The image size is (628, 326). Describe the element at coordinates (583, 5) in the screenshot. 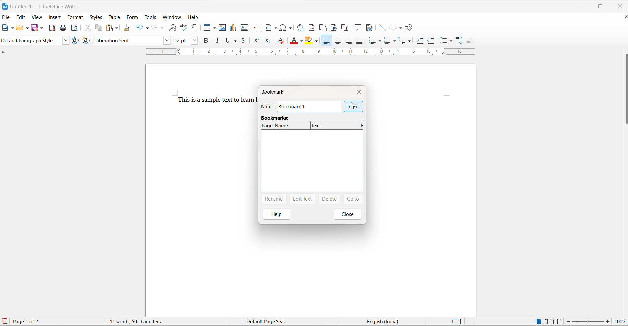

I see `minimze` at that location.